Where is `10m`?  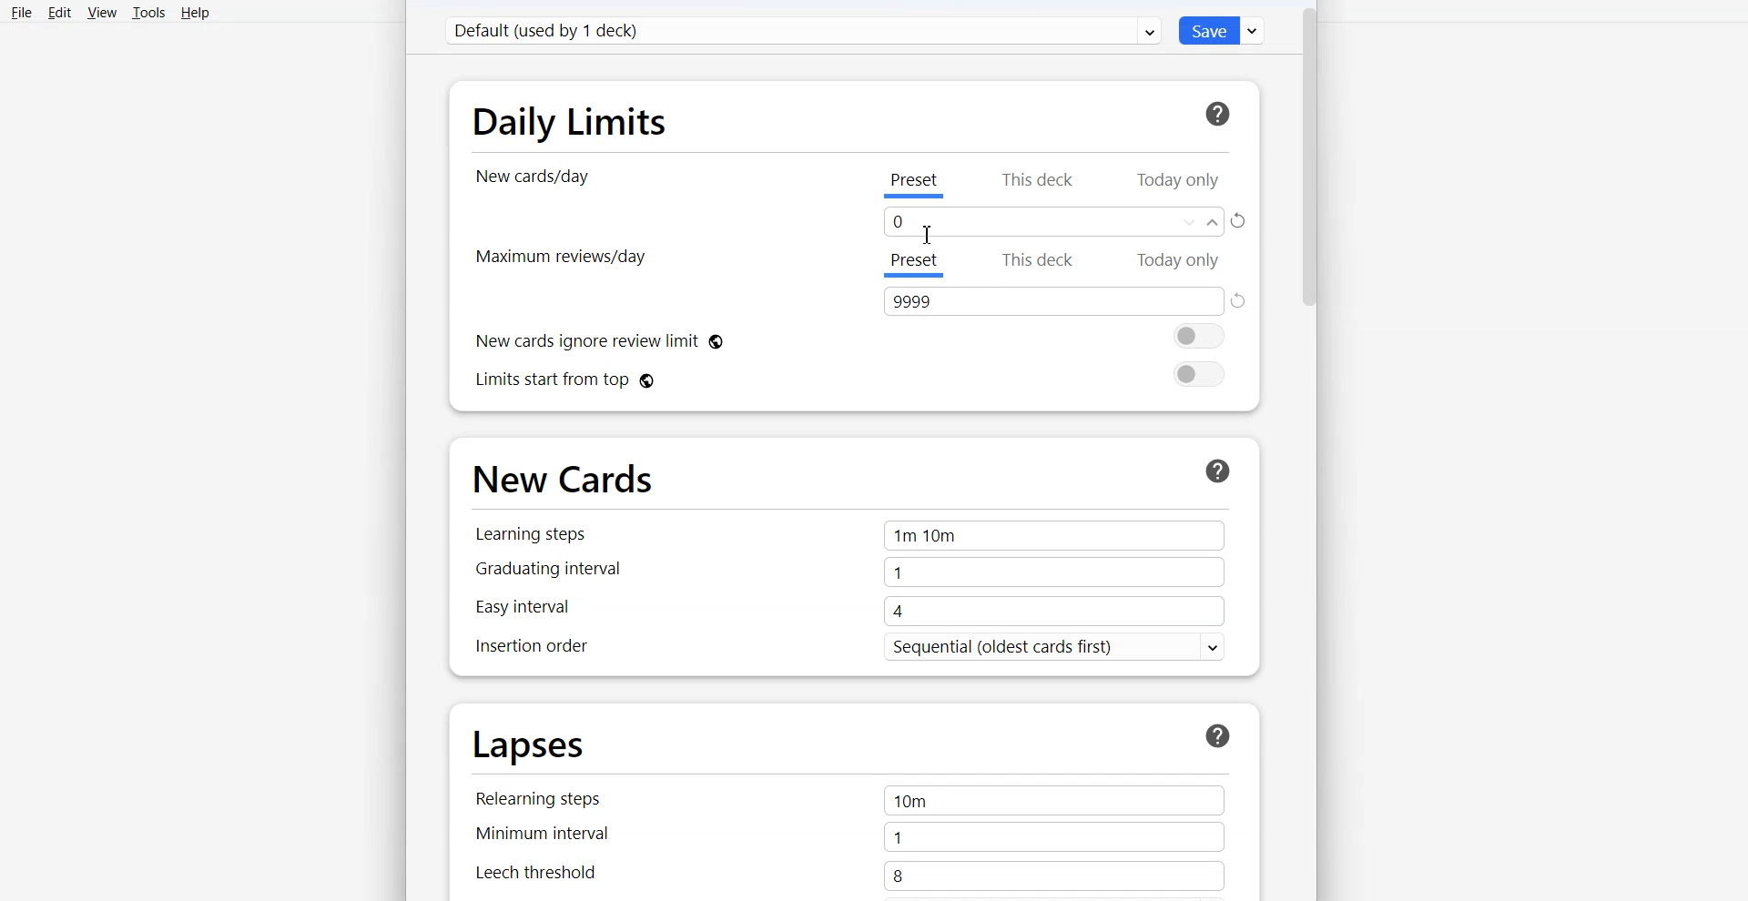
10m is located at coordinates (1052, 800).